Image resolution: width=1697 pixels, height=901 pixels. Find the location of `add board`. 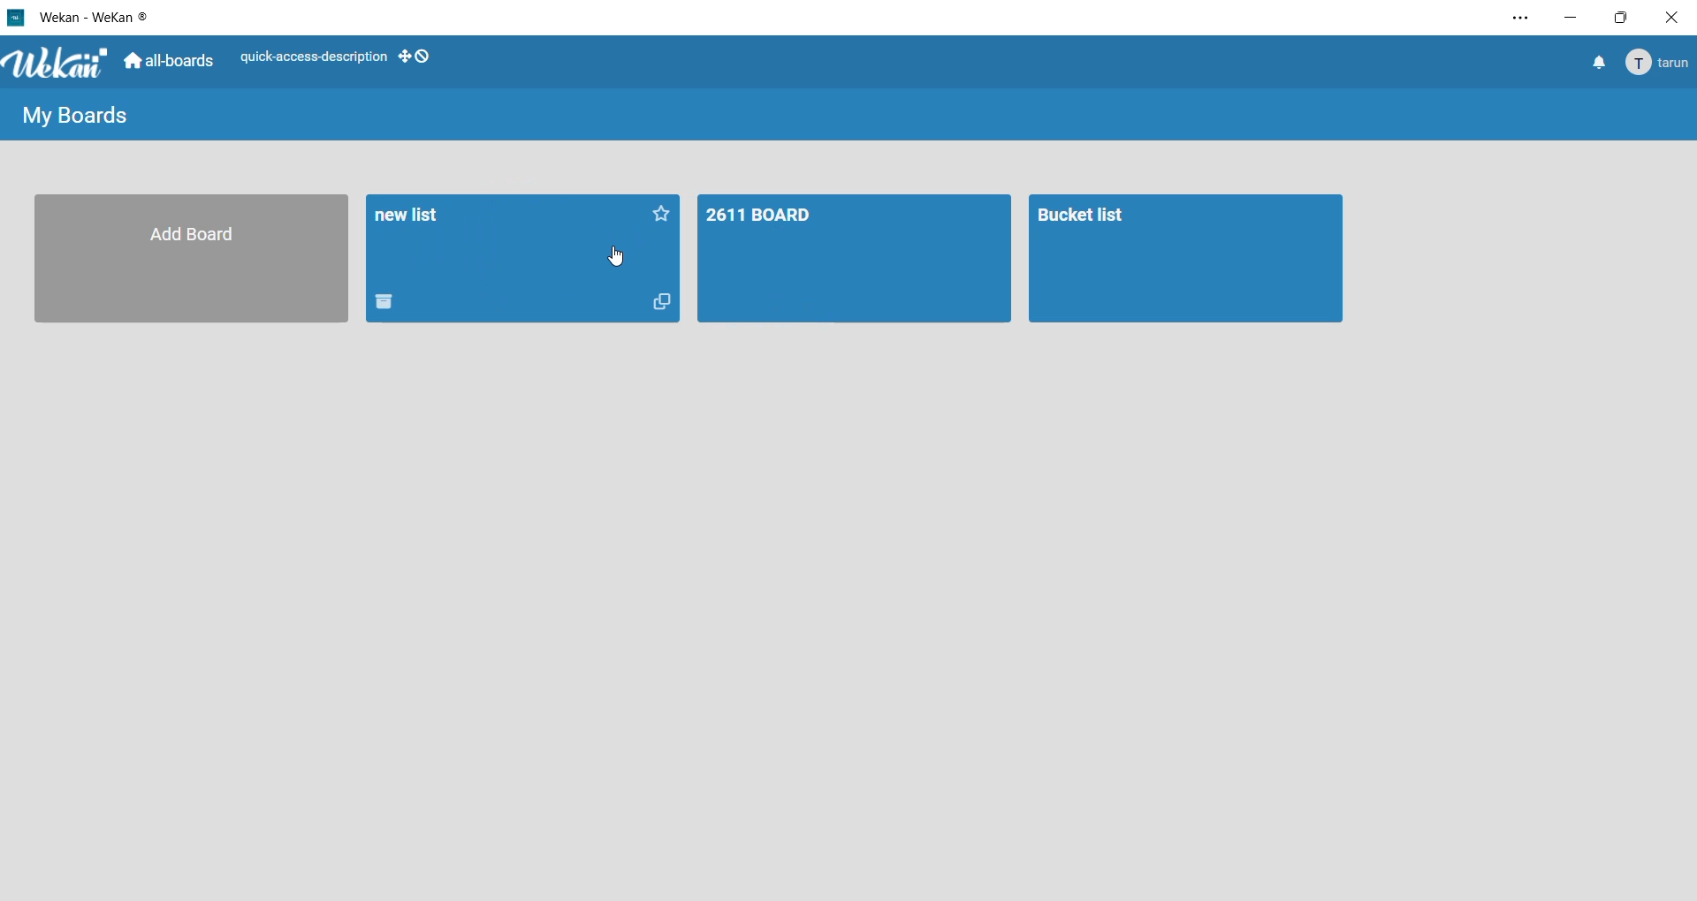

add board is located at coordinates (186, 261).